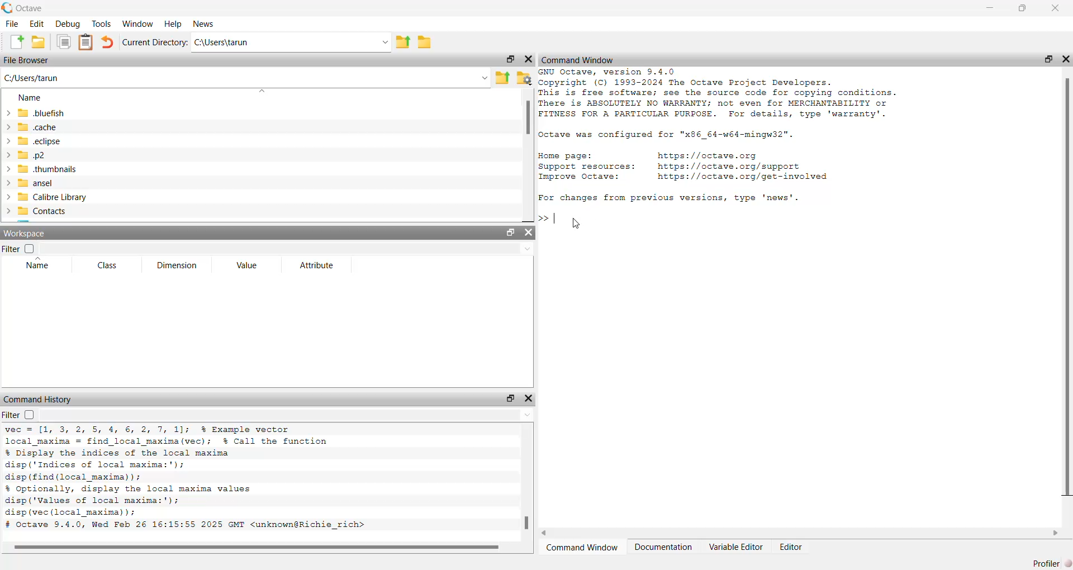 This screenshot has height=570, width=1073. What do you see at coordinates (176, 265) in the screenshot?
I see `Dimension` at bounding box center [176, 265].